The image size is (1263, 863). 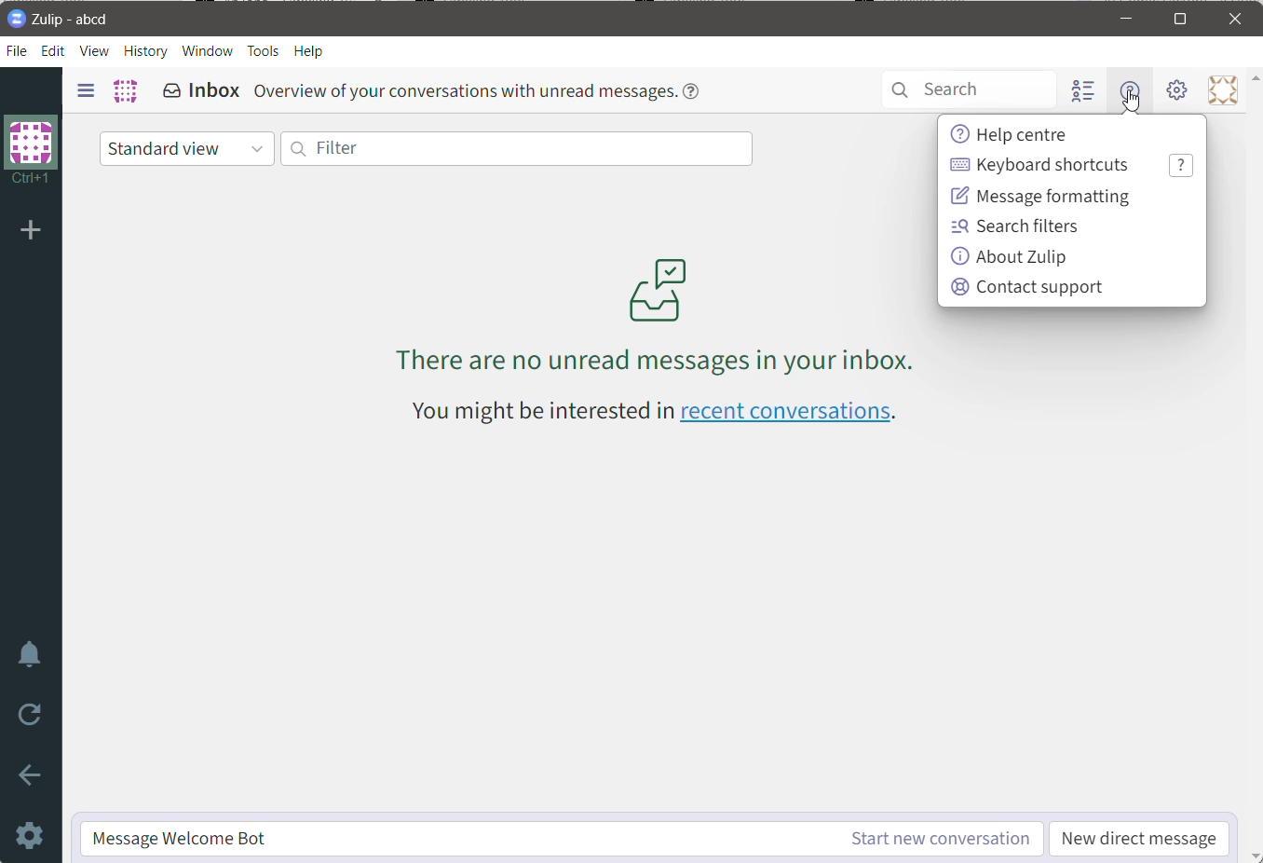 I want to click on Start New Conversation, so click(x=937, y=839).